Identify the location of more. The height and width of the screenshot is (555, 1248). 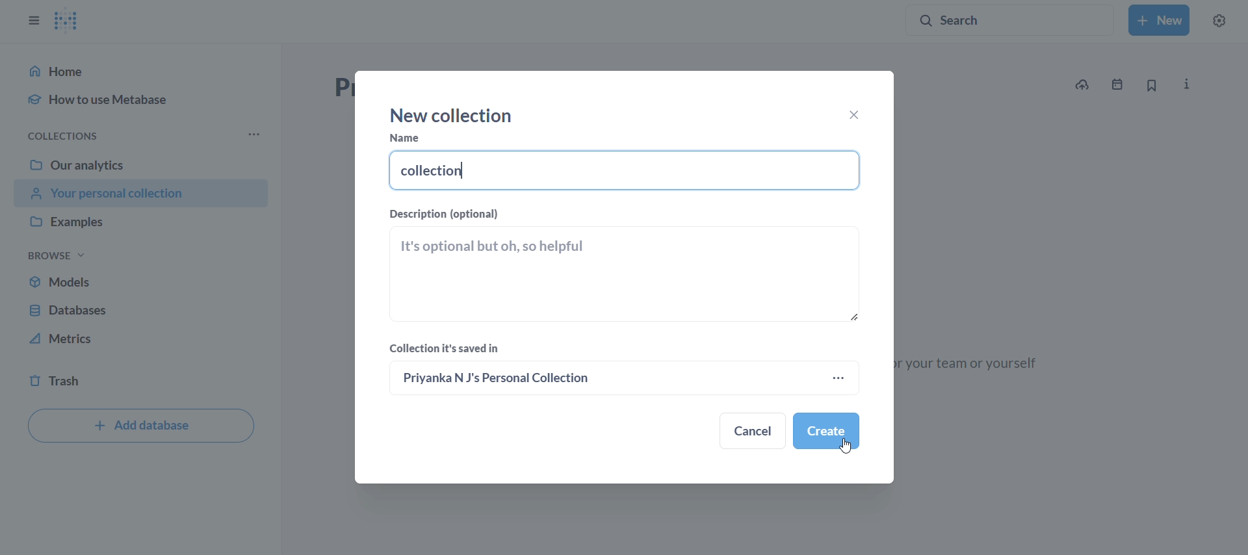
(254, 135).